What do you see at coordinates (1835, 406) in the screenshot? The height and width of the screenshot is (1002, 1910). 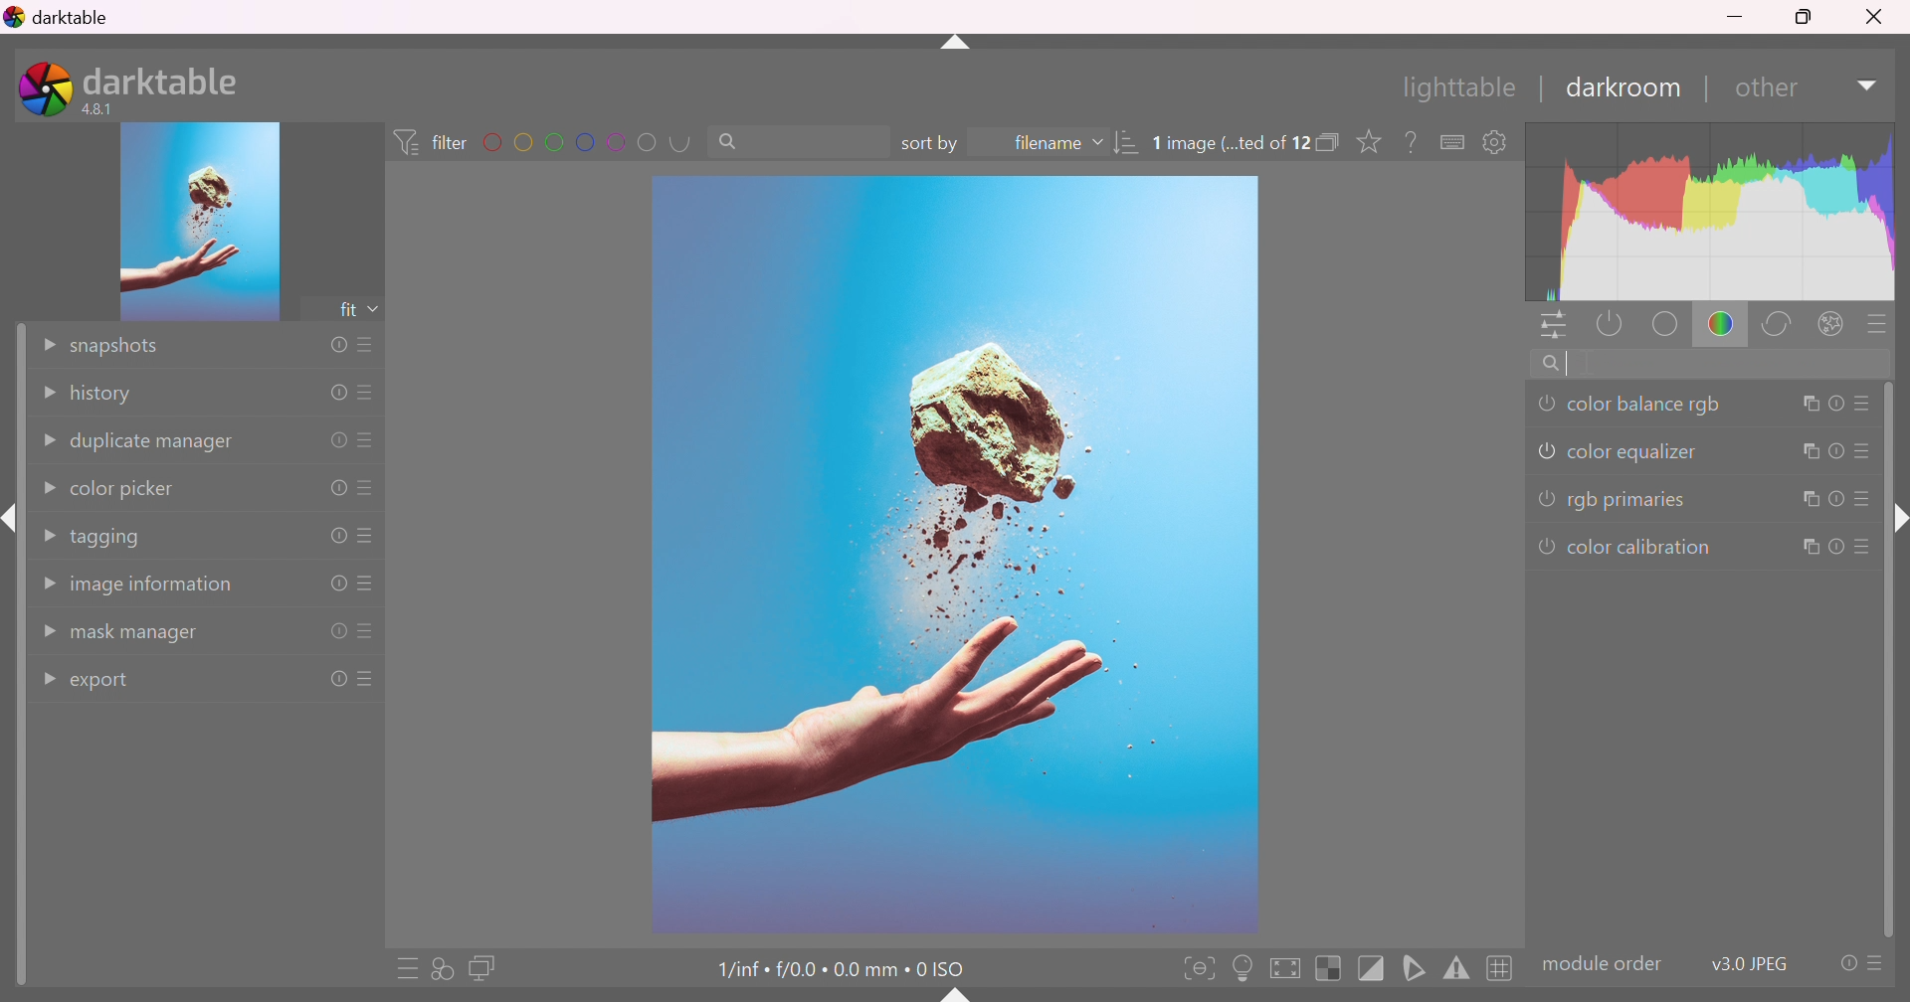 I see `reset` at bounding box center [1835, 406].